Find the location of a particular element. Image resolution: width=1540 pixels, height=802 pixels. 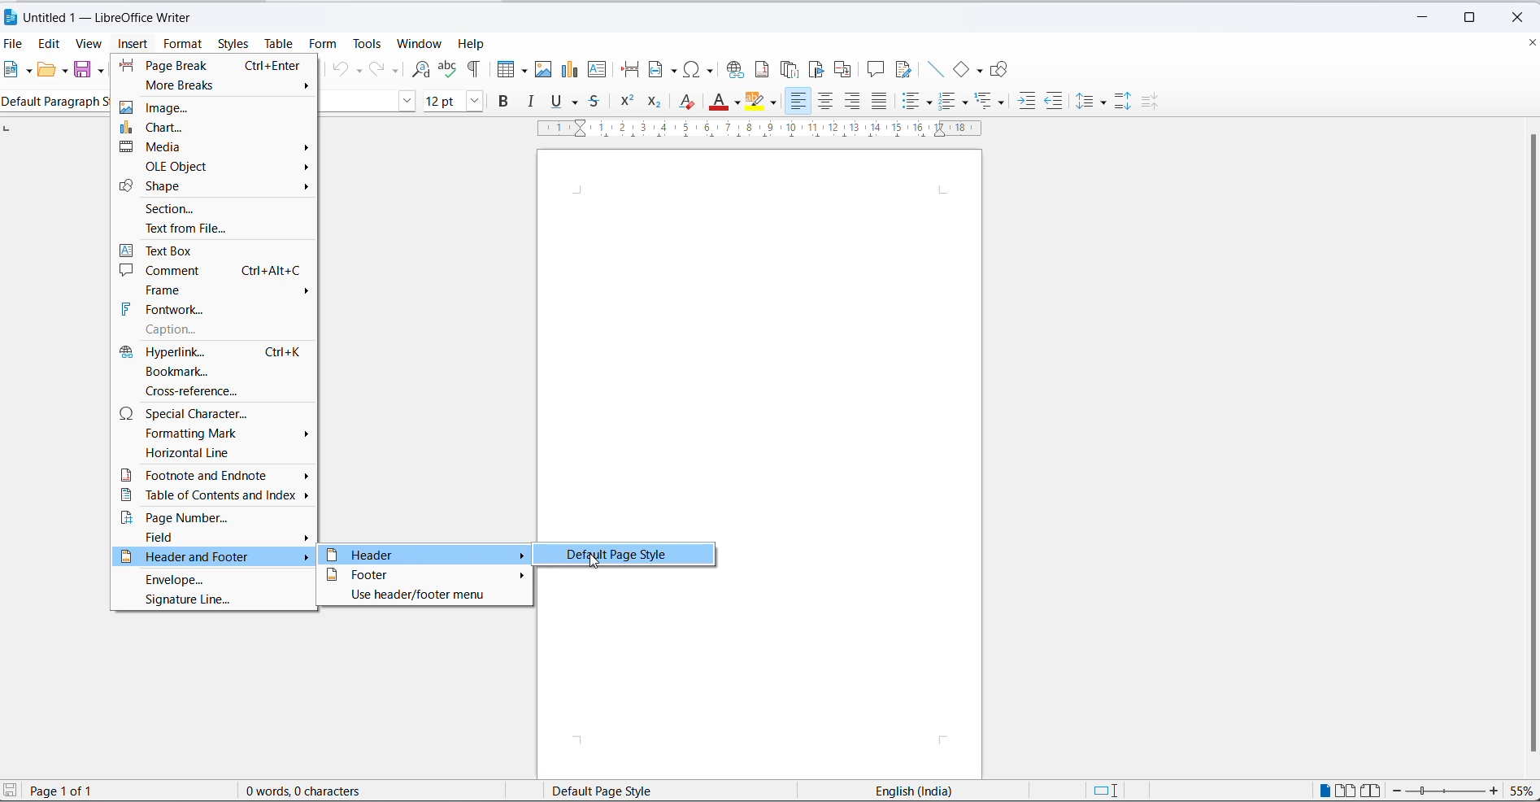

cross-reference is located at coordinates (213, 391).